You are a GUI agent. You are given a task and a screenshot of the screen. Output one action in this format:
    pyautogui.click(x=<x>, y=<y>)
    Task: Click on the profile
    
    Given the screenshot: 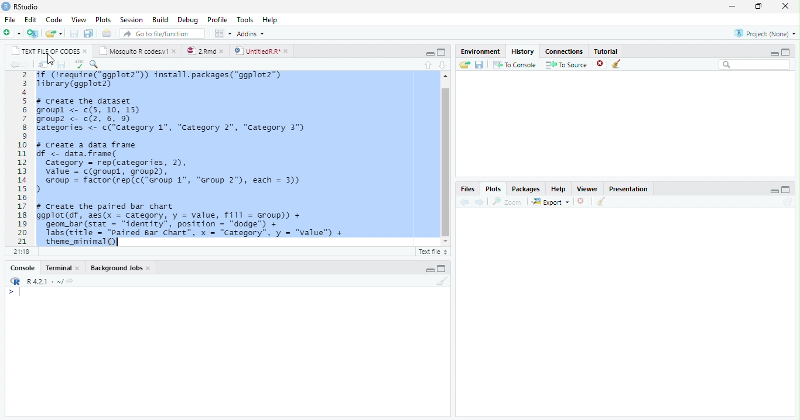 What is the action you would take?
    pyautogui.click(x=217, y=19)
    